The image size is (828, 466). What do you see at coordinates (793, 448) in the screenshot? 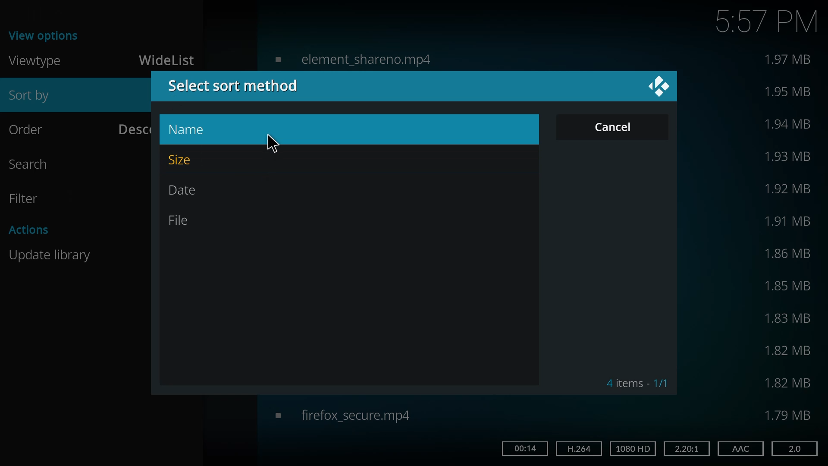
I see `2` at bounding box center [793, 448].